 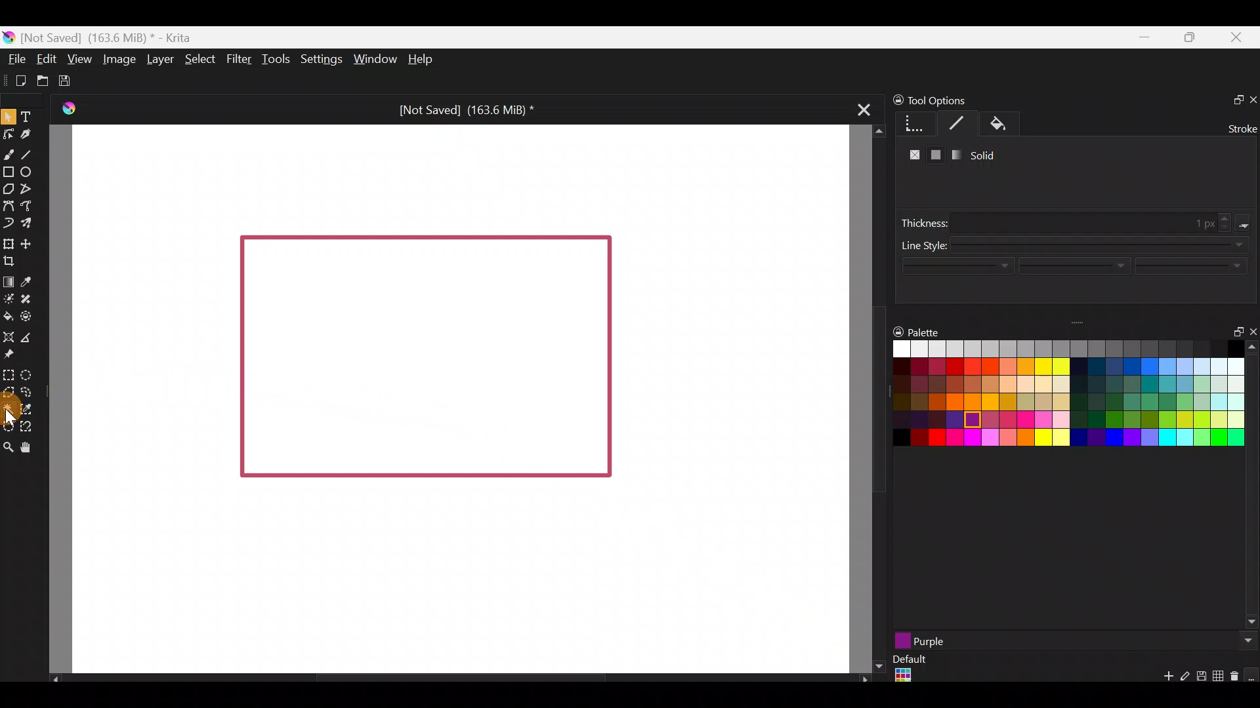 I want to click on Krita logo, so click(x=9, y=37).